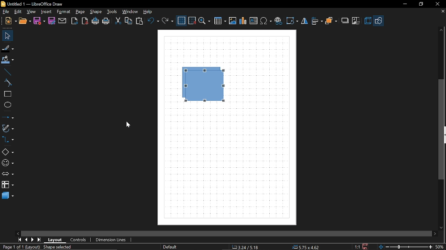 The image size is (446, 250). Describe the element at coordinates (63, 21) in the screenshot. I see `Attach` at that location.